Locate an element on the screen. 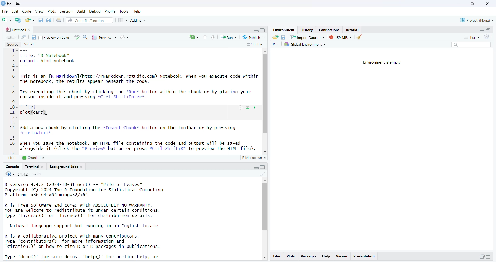  project(None) is located at coordinates (477, 20).